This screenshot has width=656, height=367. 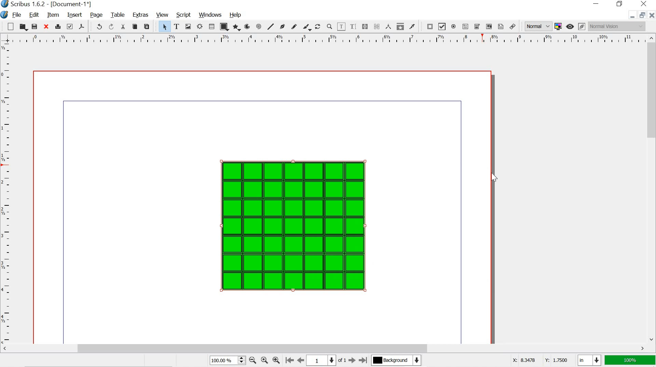 What do you see at coordinates (398, 360) in the screenshot?
I see `background` at bounding box center [398, 360].